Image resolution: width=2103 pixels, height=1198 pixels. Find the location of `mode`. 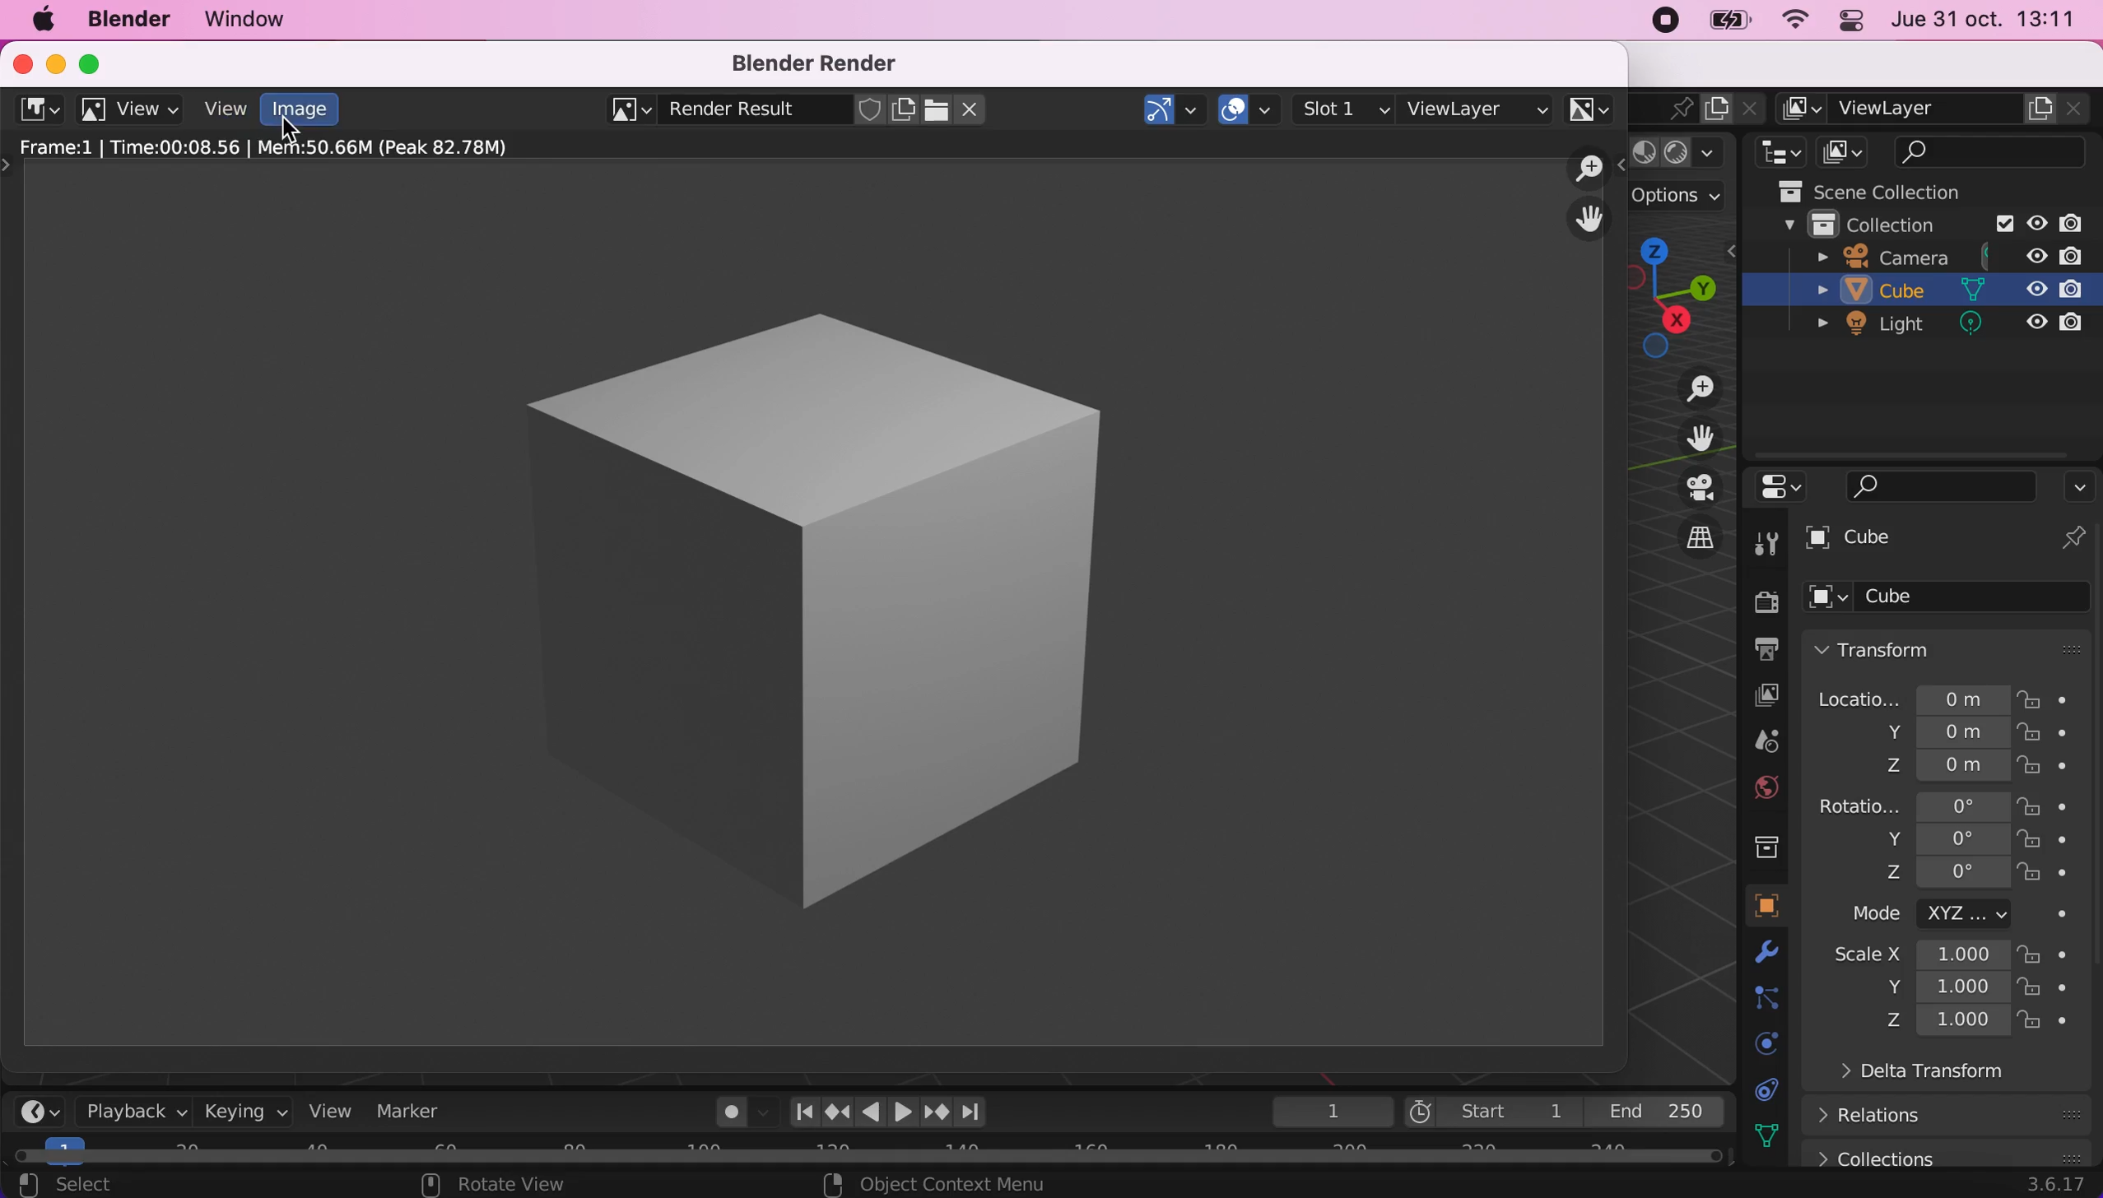

mode is located at coordinates (1929, 917).